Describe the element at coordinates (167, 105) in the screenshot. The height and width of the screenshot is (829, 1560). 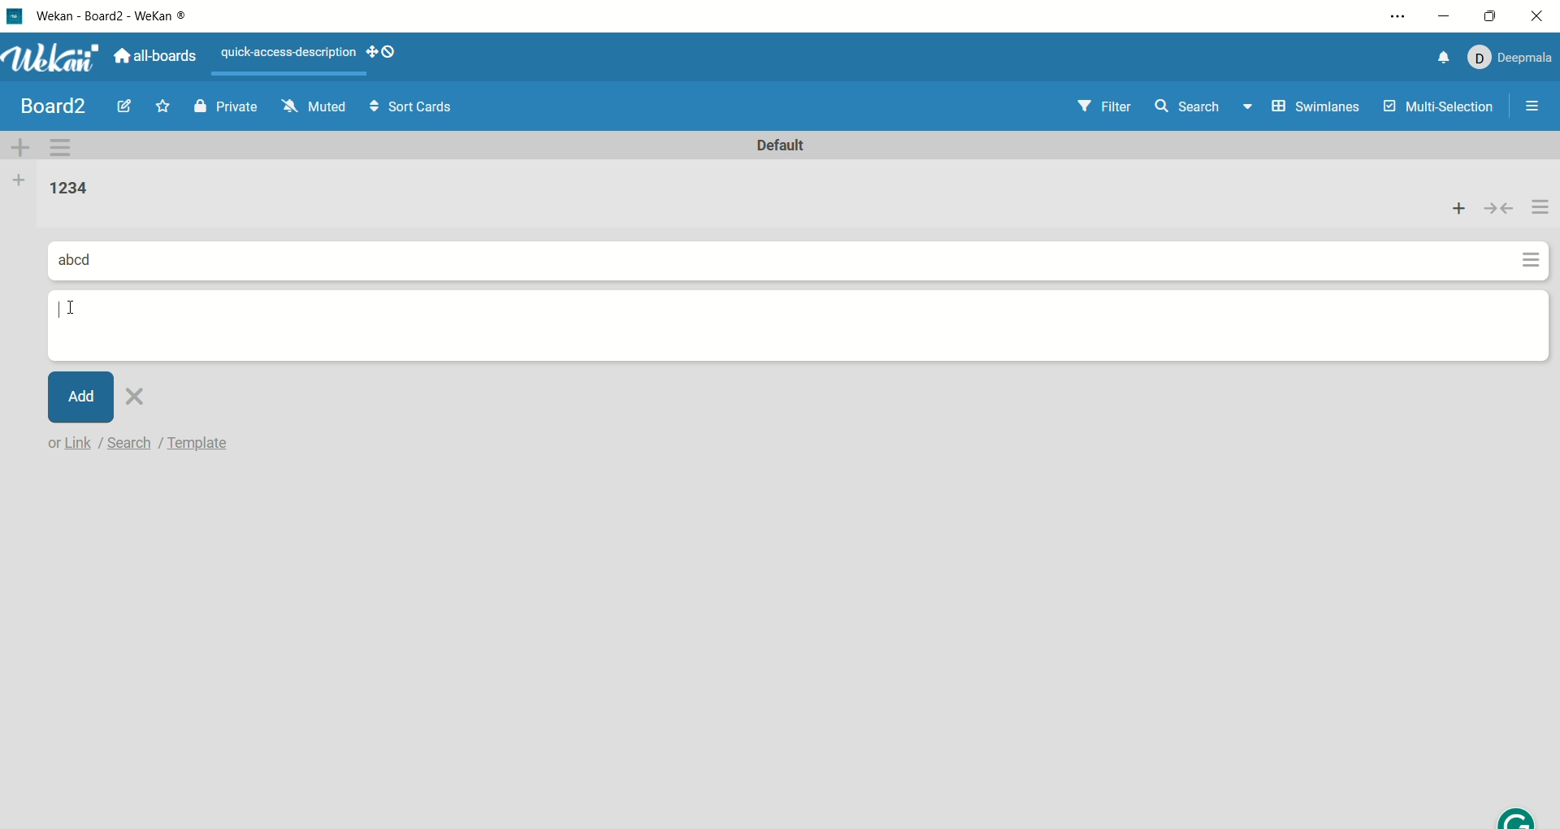
I see `favorite` at that location.